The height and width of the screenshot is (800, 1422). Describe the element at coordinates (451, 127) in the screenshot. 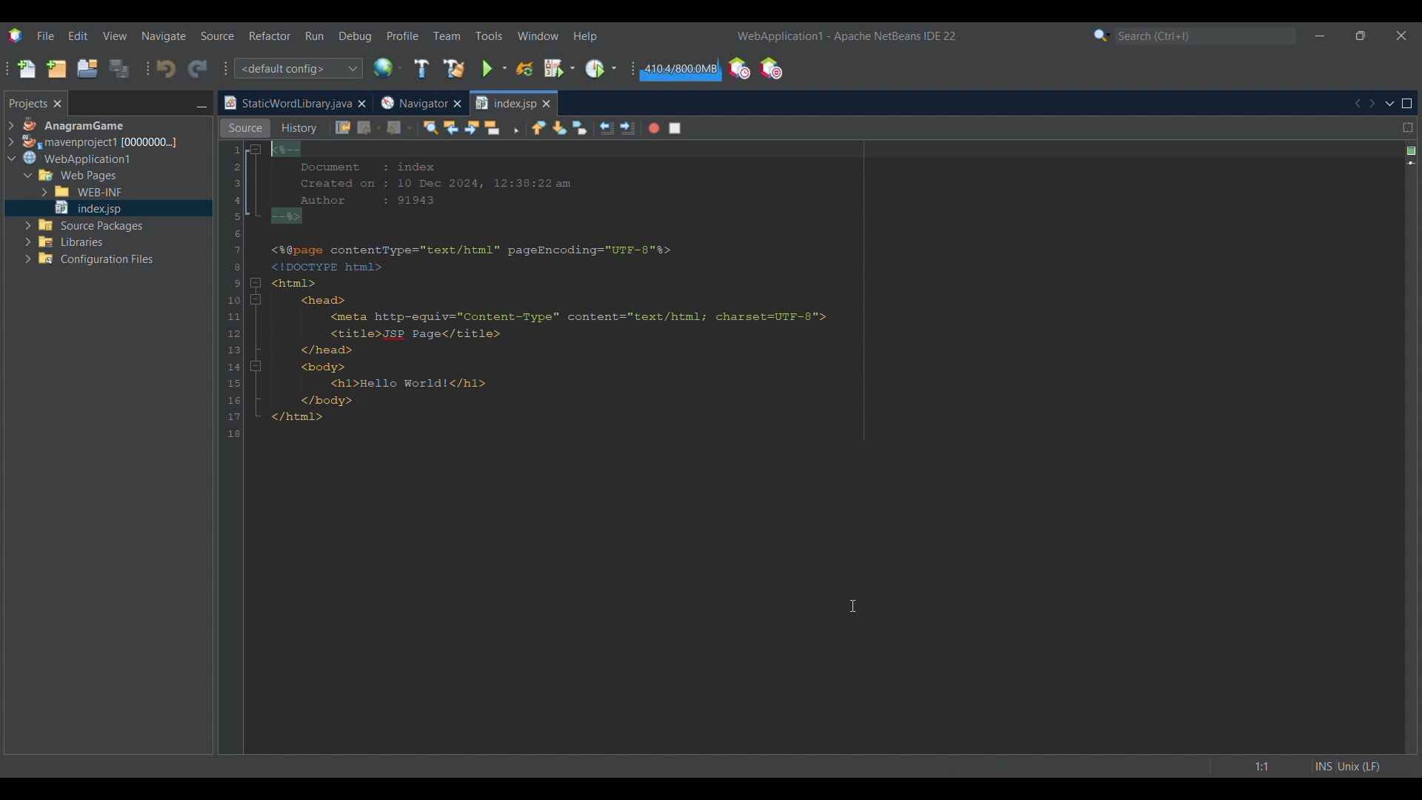

I see `Find previous occurrences` at that location.